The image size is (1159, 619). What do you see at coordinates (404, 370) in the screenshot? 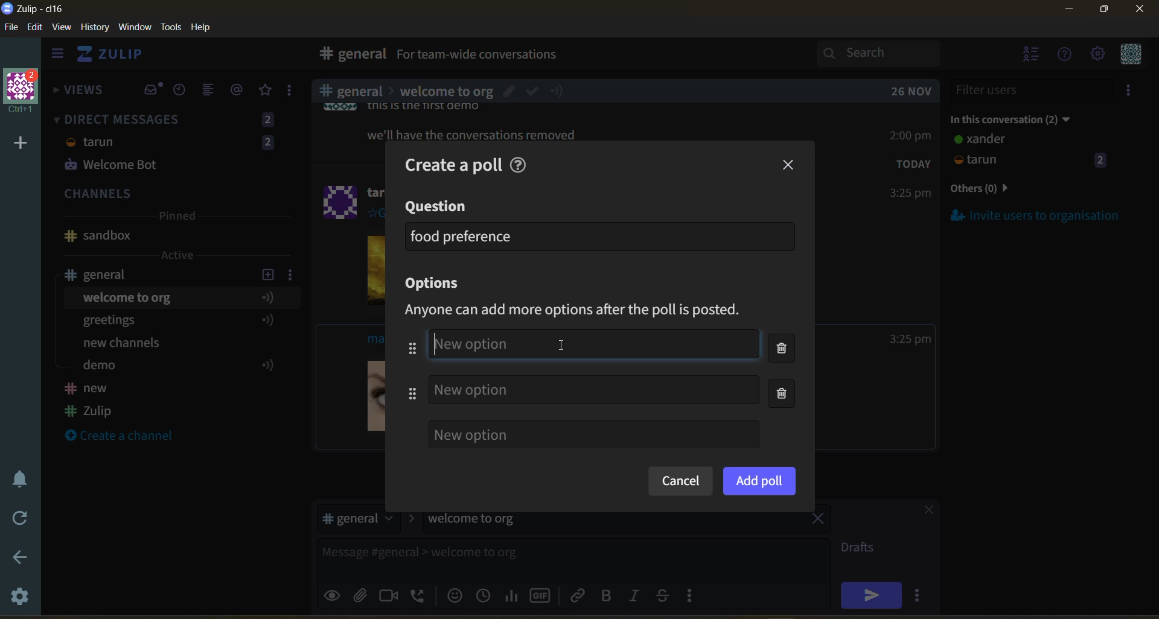
I see `rearrange` at bounding box center [404, 370].